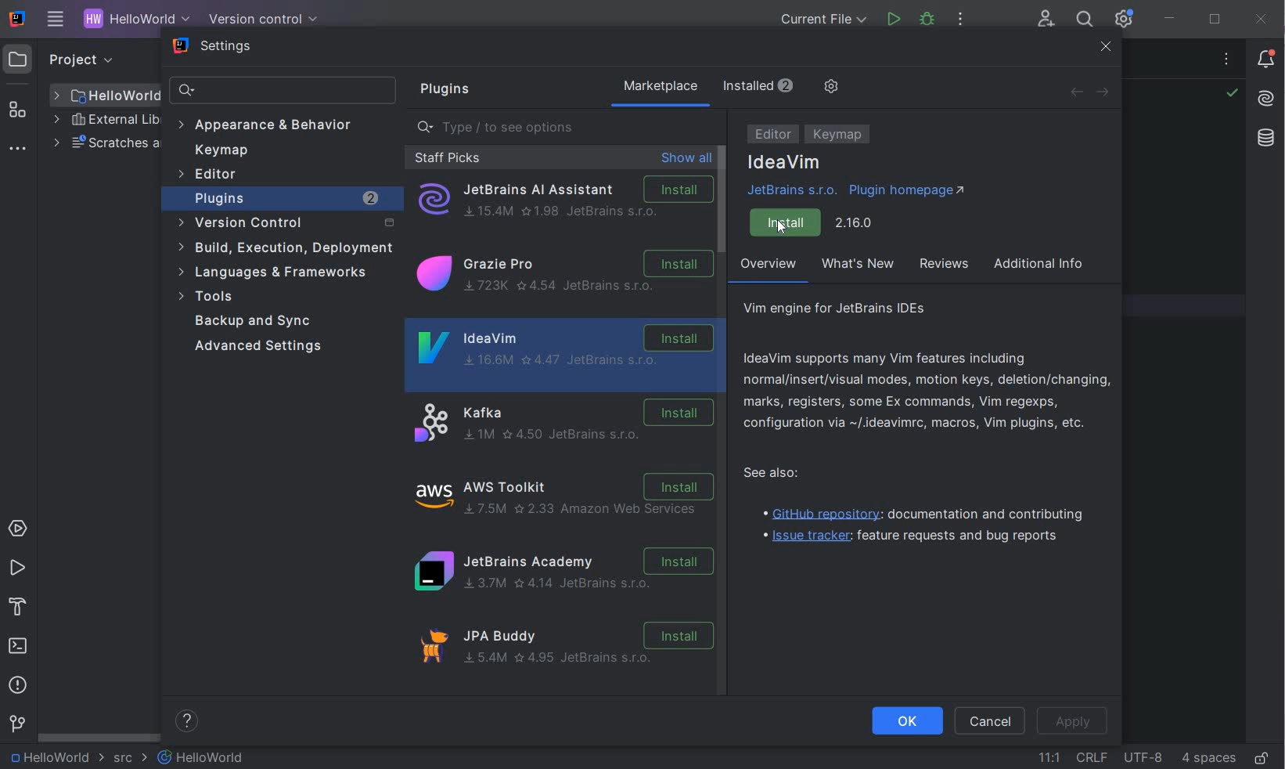 The width and height of the screenshot is (1285, 769). I want to click on Grazier Pro Installation, so click(562, 276).